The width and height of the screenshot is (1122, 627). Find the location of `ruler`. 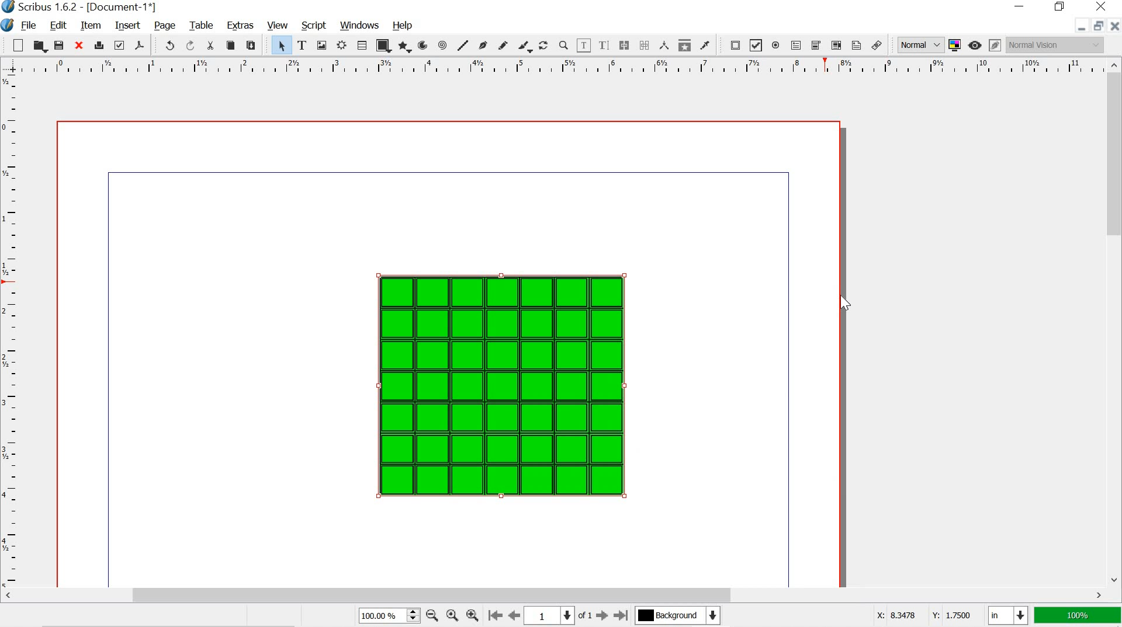

ruler is located at coordinates (11, 330).